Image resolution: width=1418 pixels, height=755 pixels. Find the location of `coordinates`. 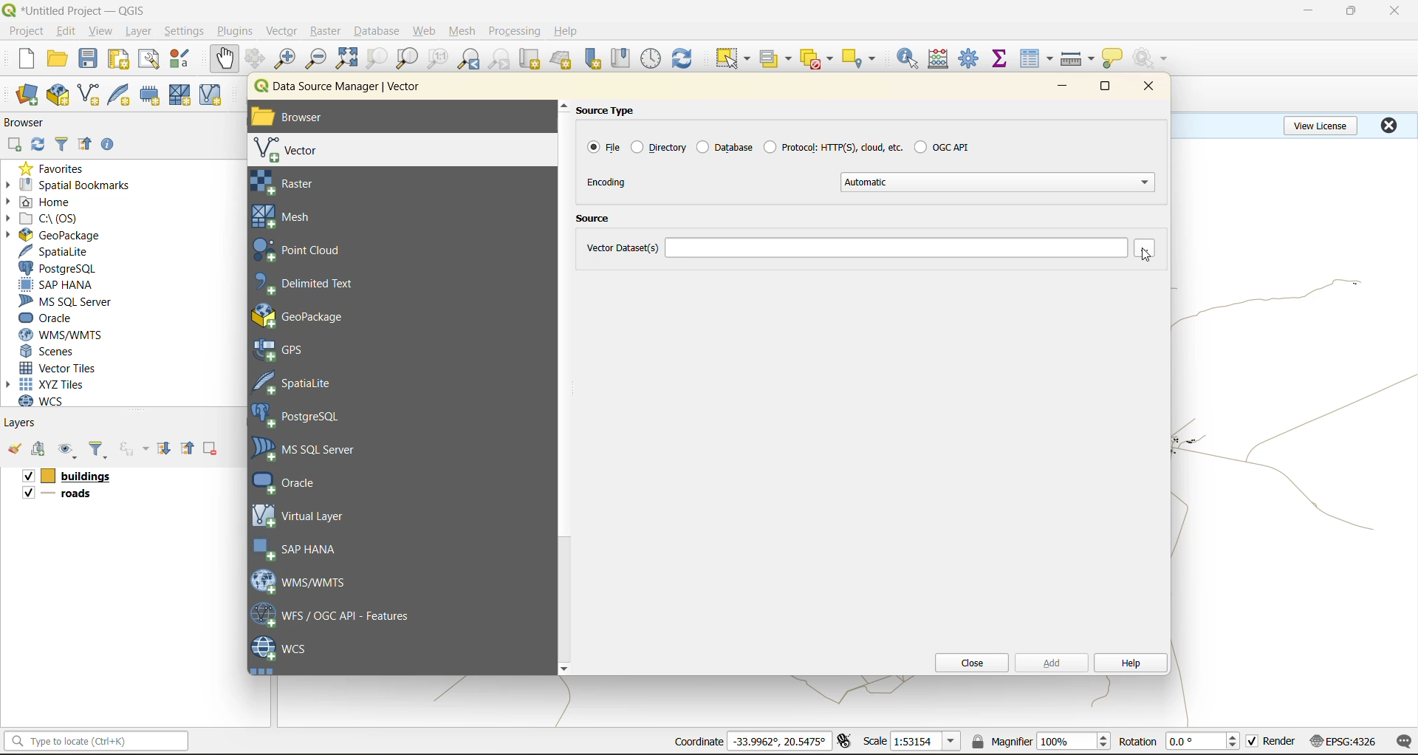

coordinates is located at coordinates (698, 742).